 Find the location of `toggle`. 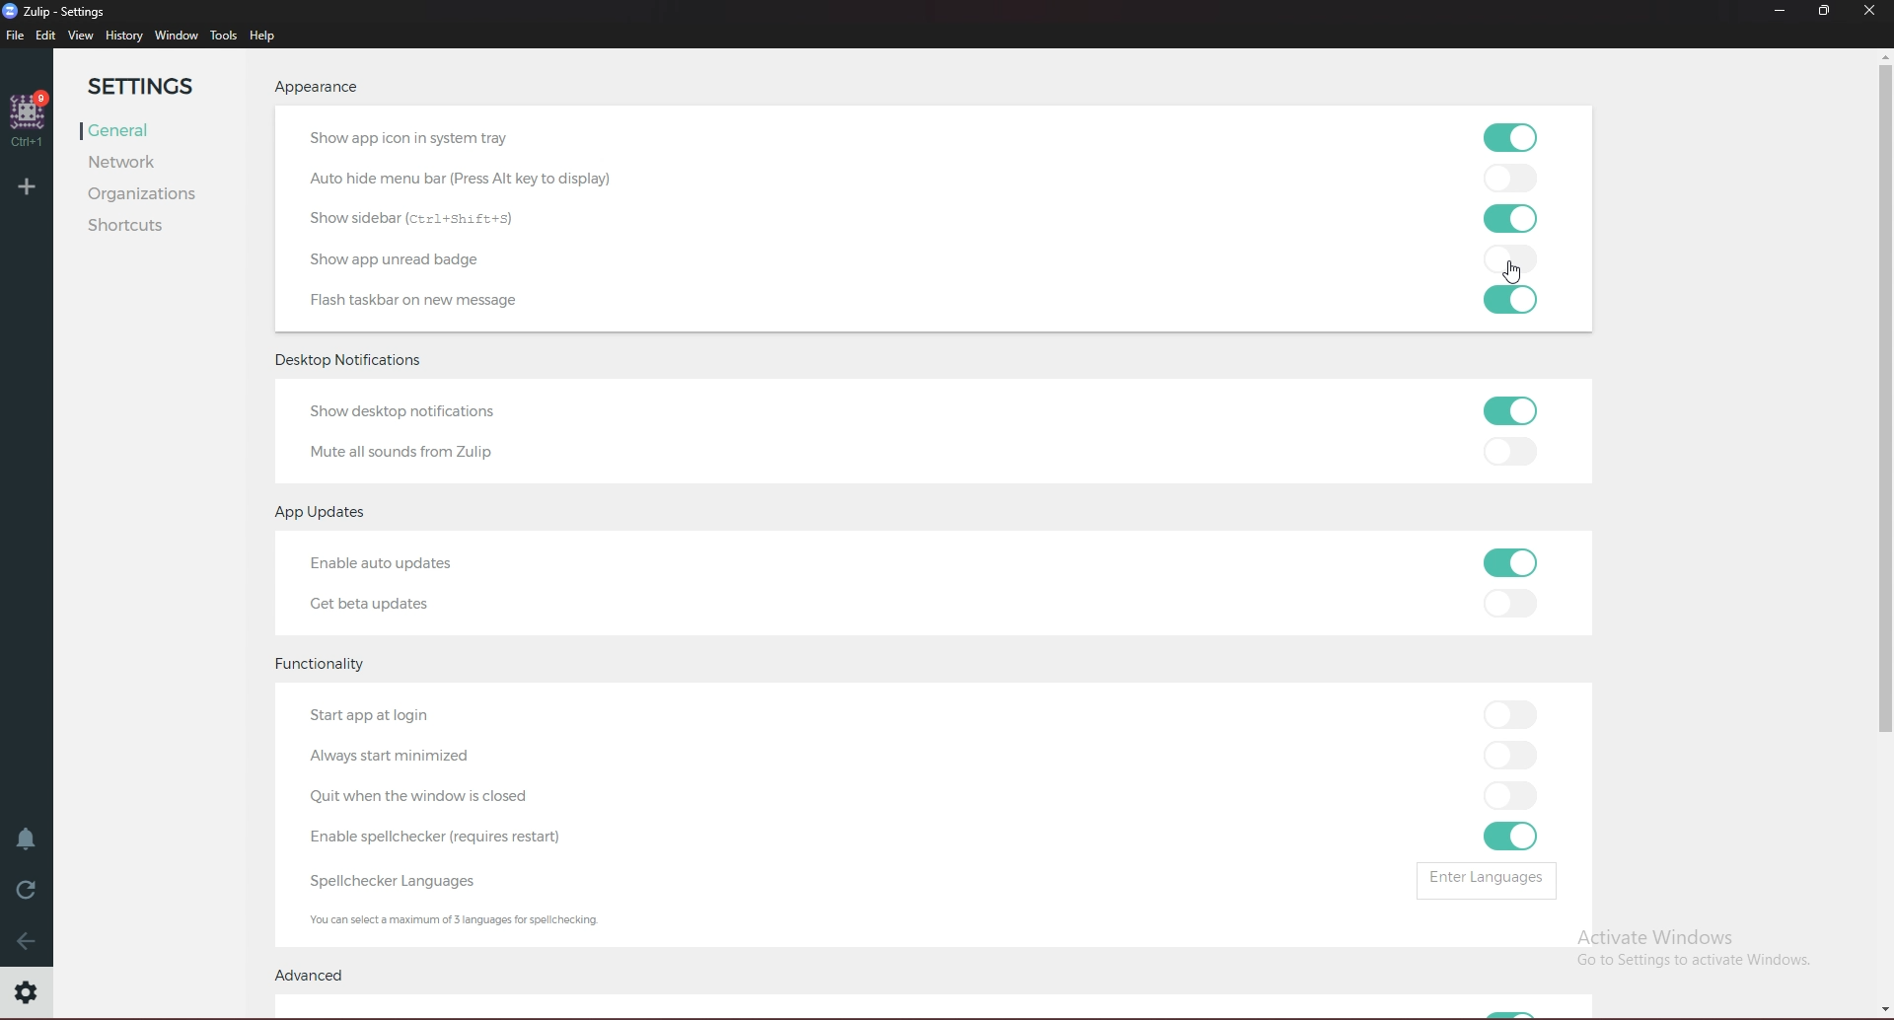

toggle is located at coordinates (1516, 796).